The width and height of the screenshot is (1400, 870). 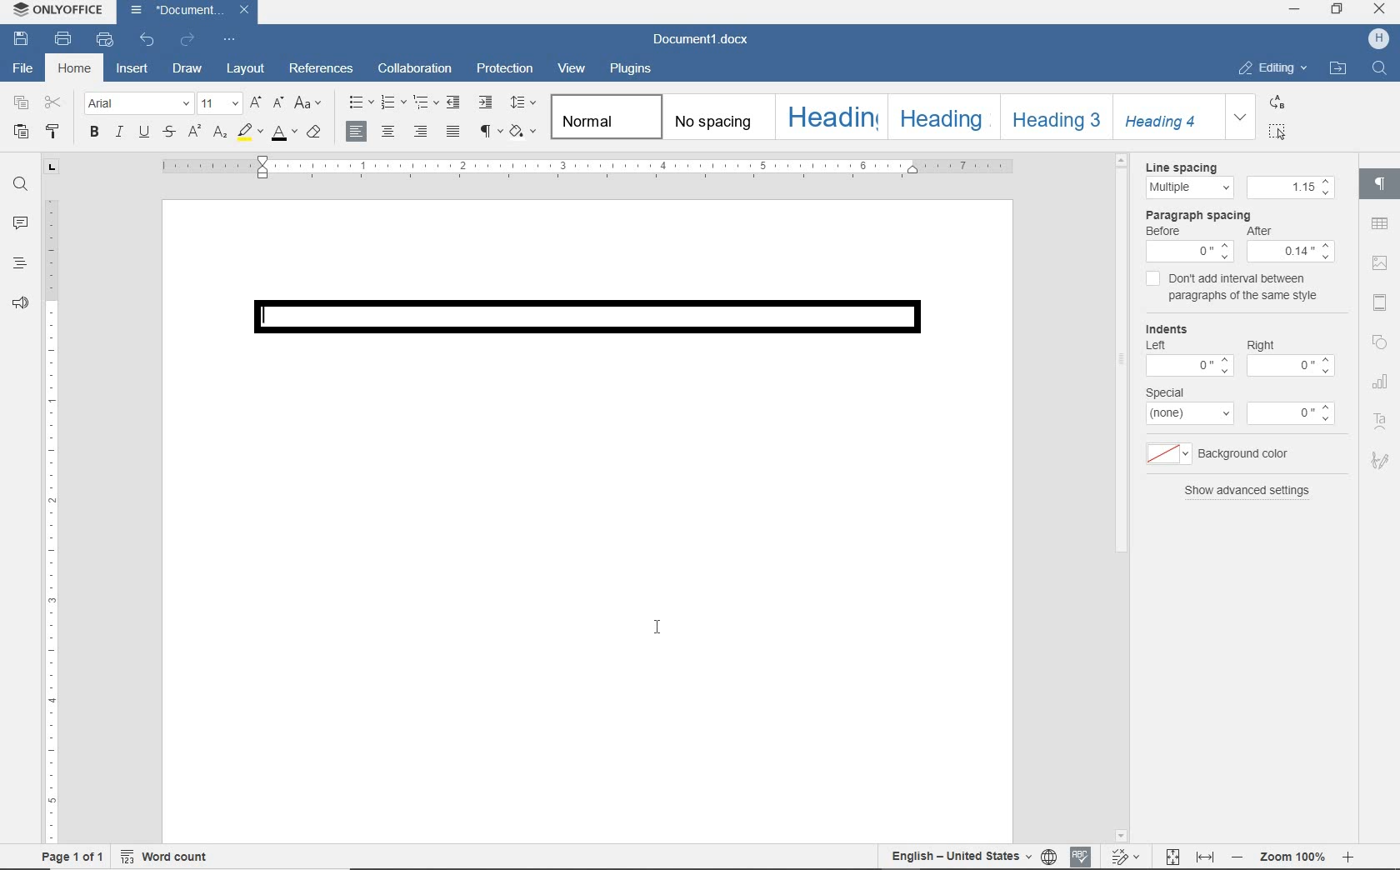 I want to click on bold, so click(x=94, y=134).